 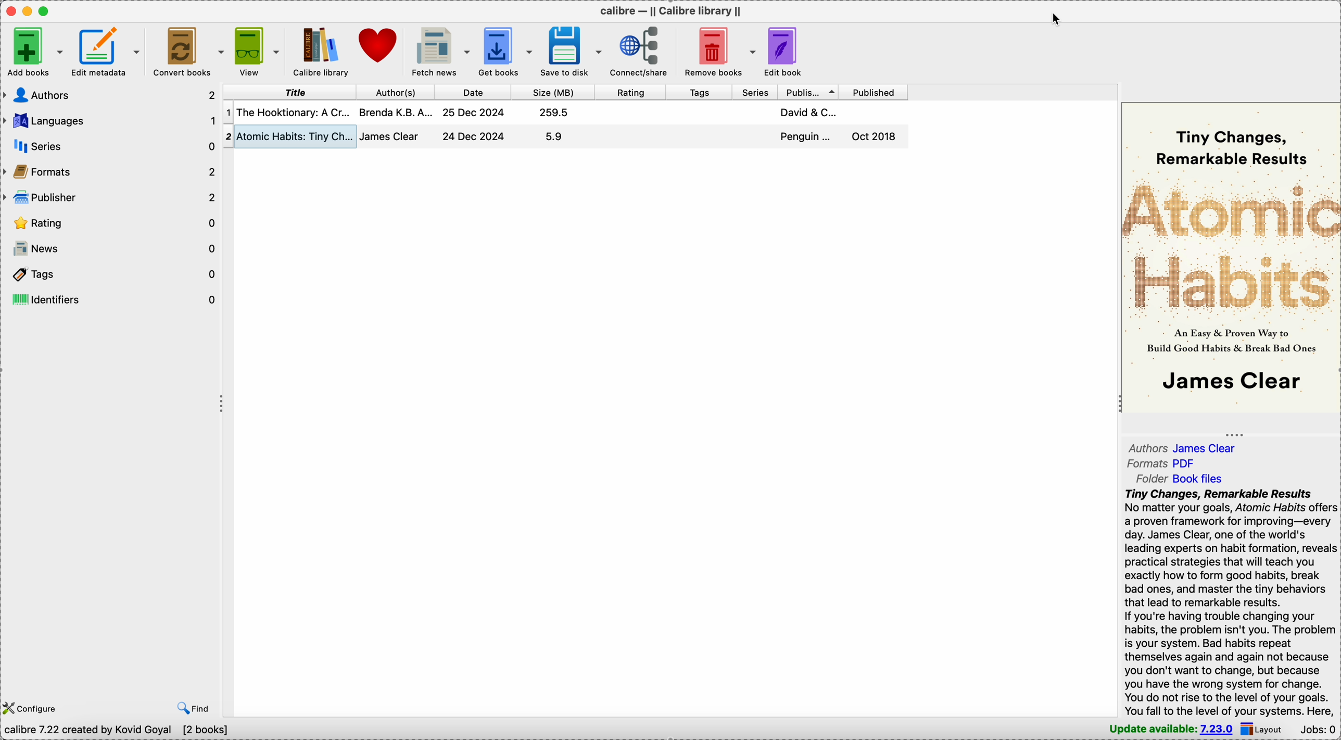 What do you see at coordinates (188, 52) in the screenshot?
I see `convert books` at bounding box center [188, 52].